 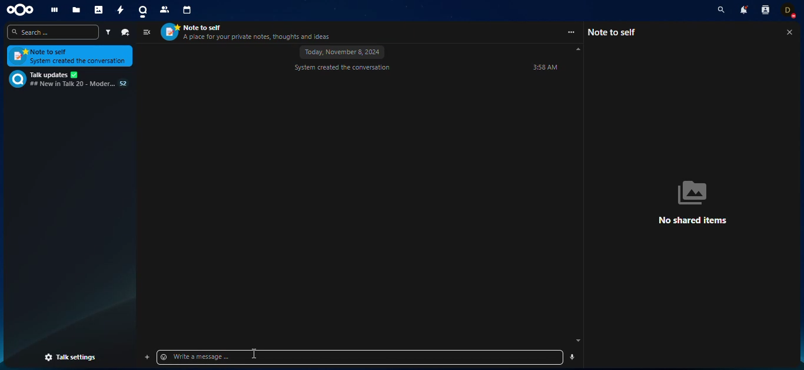 I want to click on chat, so click(x=68, y=79).